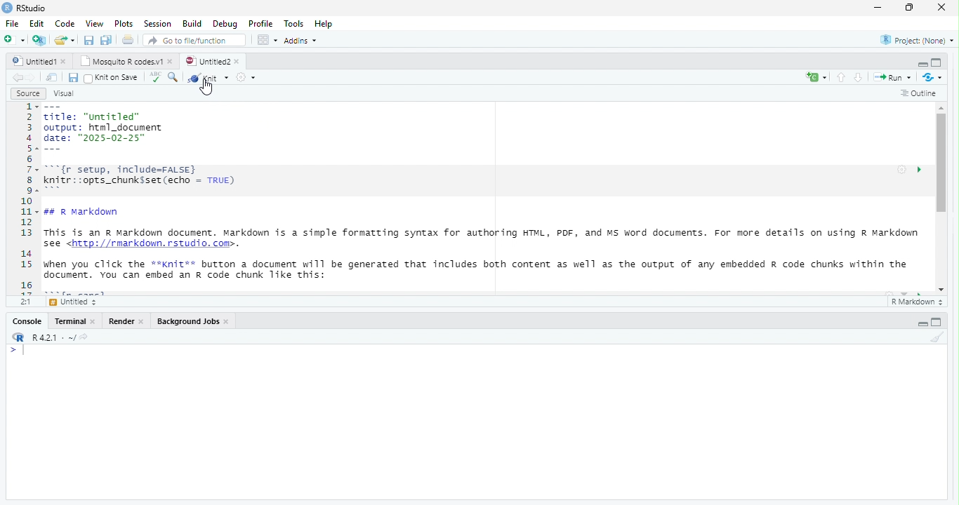 The width and height of the screenshot is (959, 505). I want to click on Knit on Save, so click(118, 78).